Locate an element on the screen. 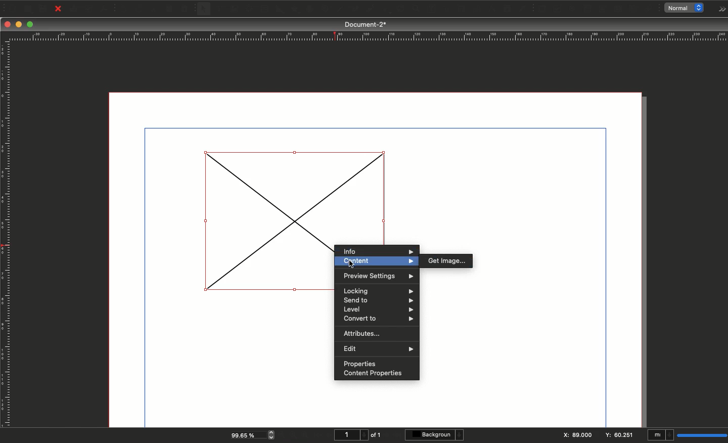  Copy item properties is located at coordinates (506, 10).